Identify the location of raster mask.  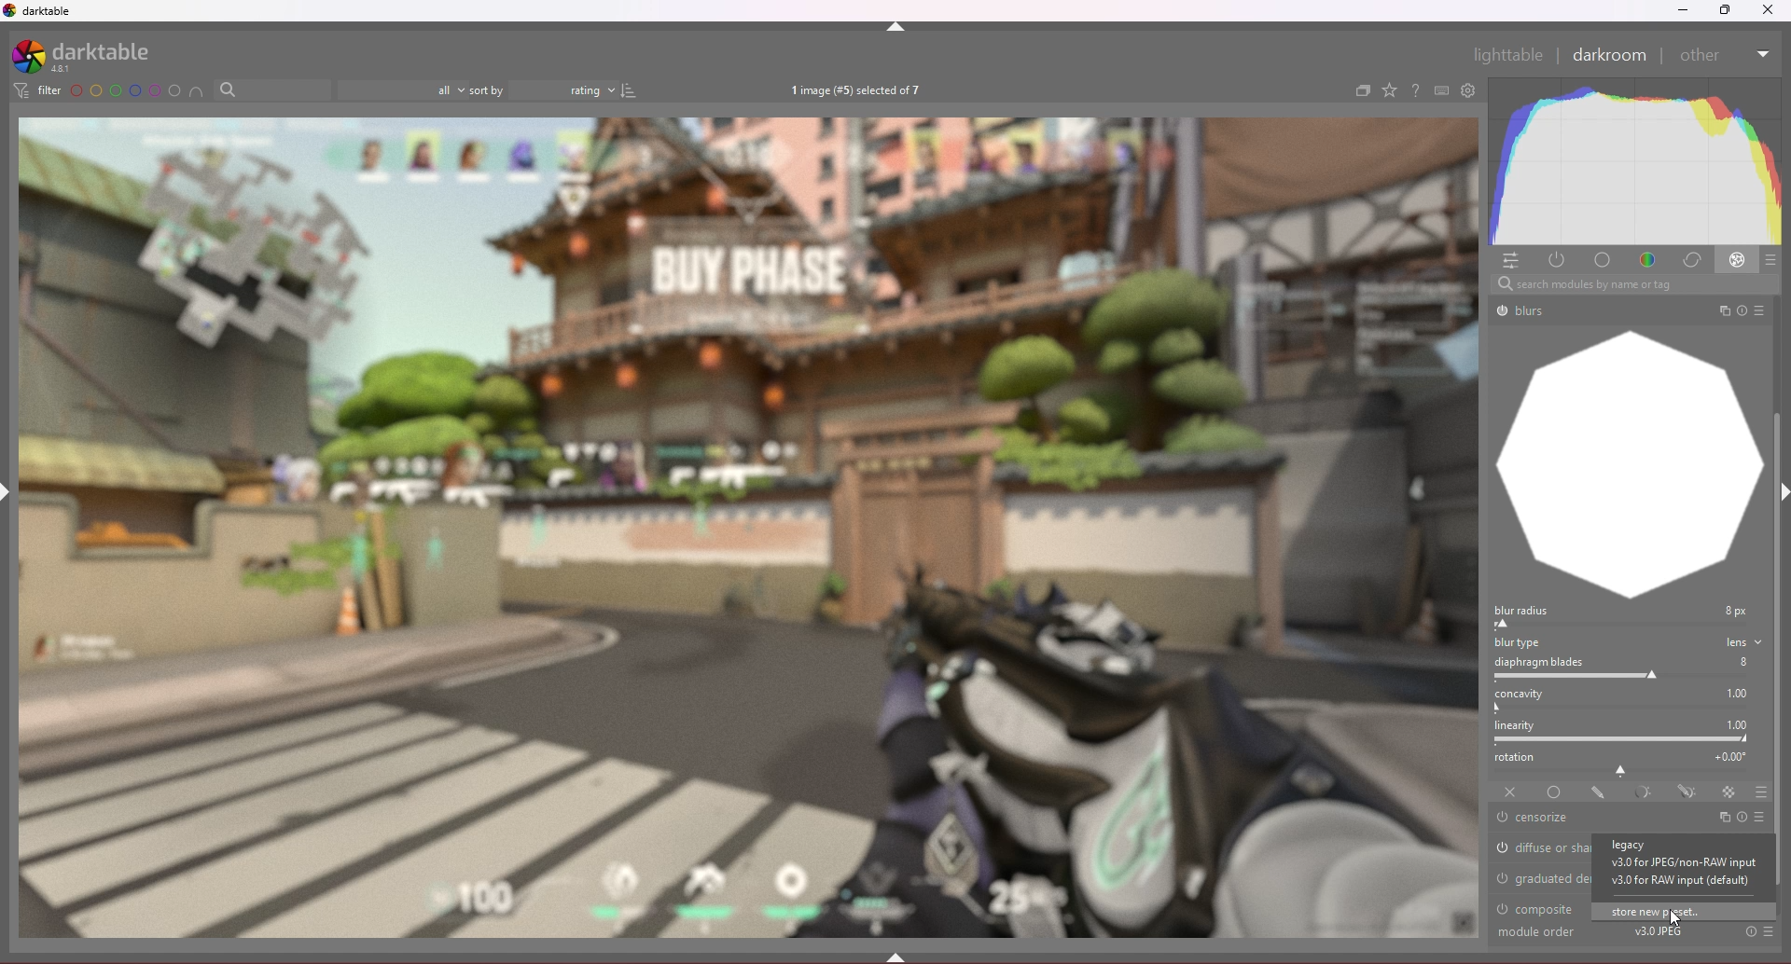
(1728, 792).